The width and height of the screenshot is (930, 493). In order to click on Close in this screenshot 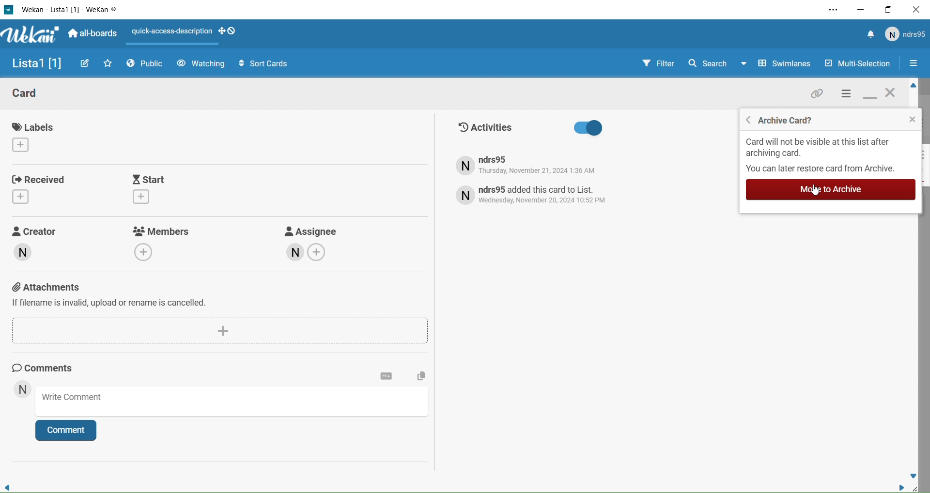, I will do `click(890, 97)`.